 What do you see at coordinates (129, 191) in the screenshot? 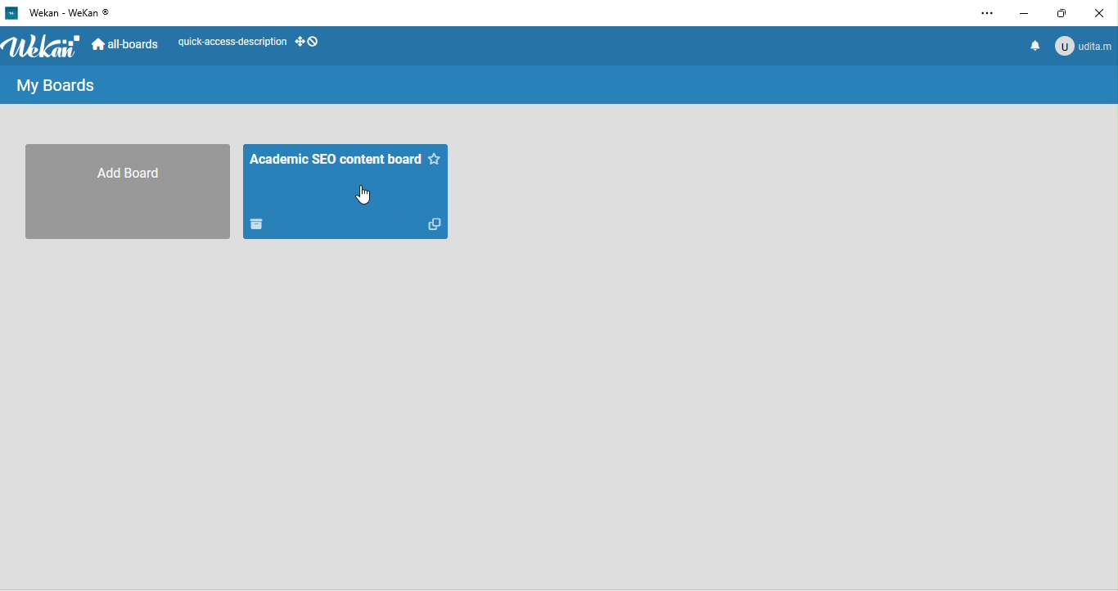
I see `add board` at bounding box center [129, 191].